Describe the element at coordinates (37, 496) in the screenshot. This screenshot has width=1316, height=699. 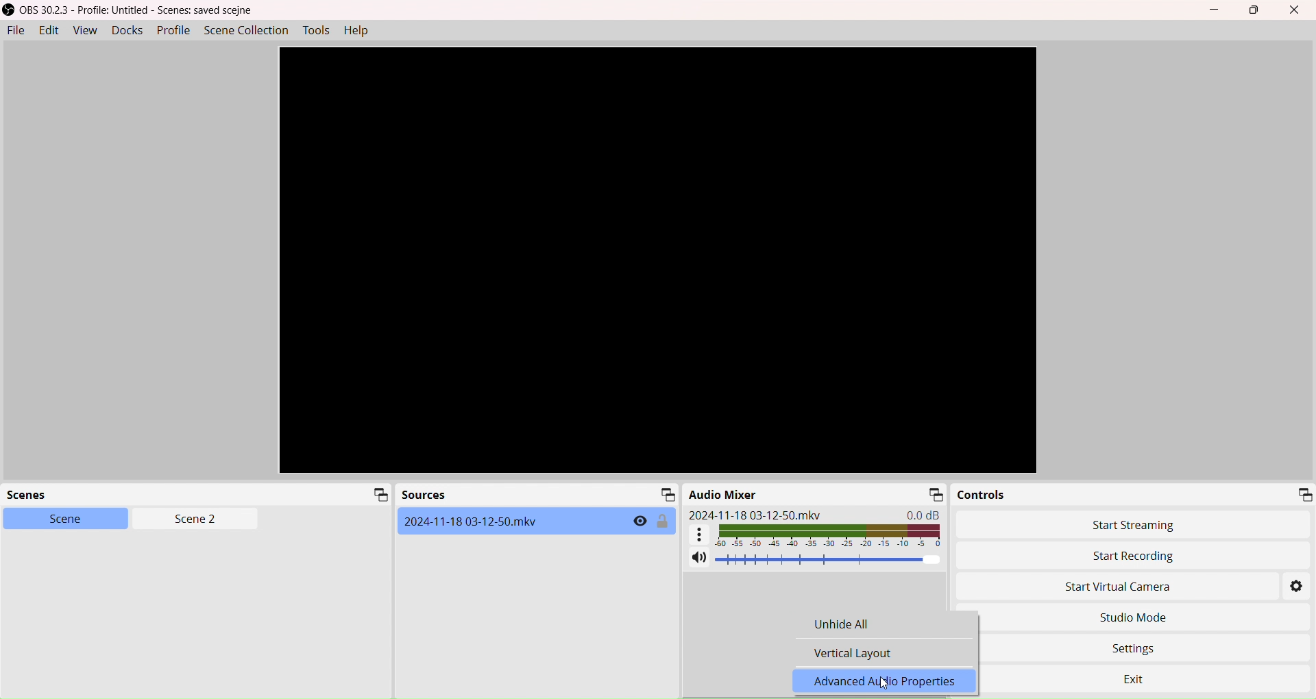
I see `Scenes` at that location.